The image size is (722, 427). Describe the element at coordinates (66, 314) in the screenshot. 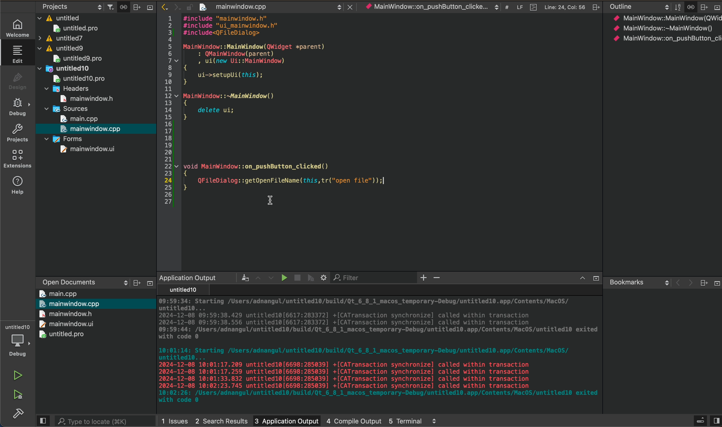

I see `mainwindow.h` at that location.